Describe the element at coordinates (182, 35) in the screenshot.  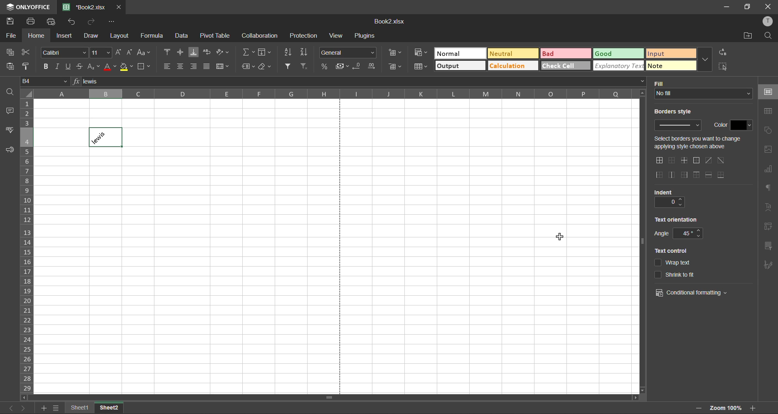
I see `data` at that location.